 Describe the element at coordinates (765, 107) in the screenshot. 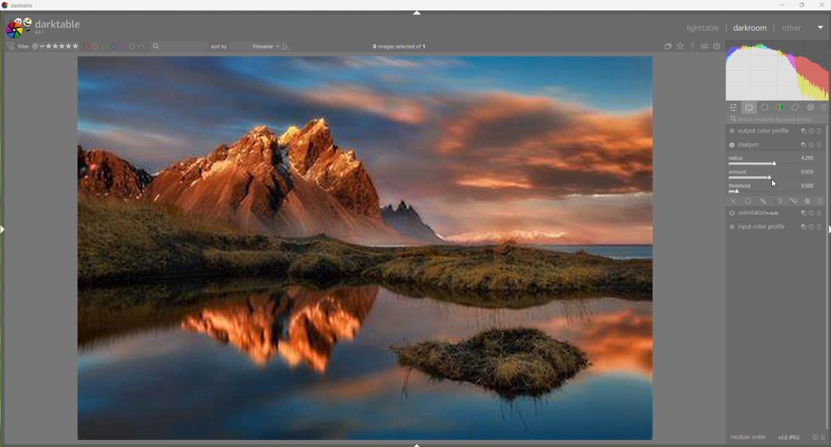

I see `base` at that location.